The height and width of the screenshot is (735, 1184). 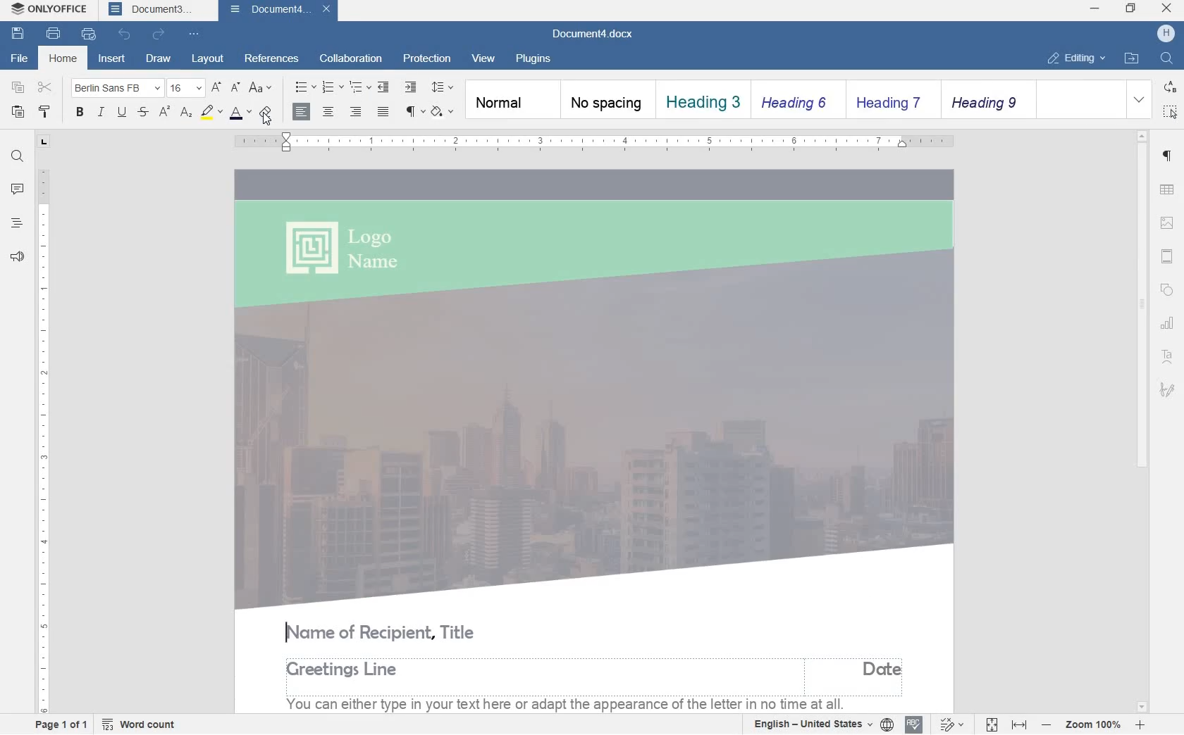 I want to click on strikethrough, so click(x=143, y=113).